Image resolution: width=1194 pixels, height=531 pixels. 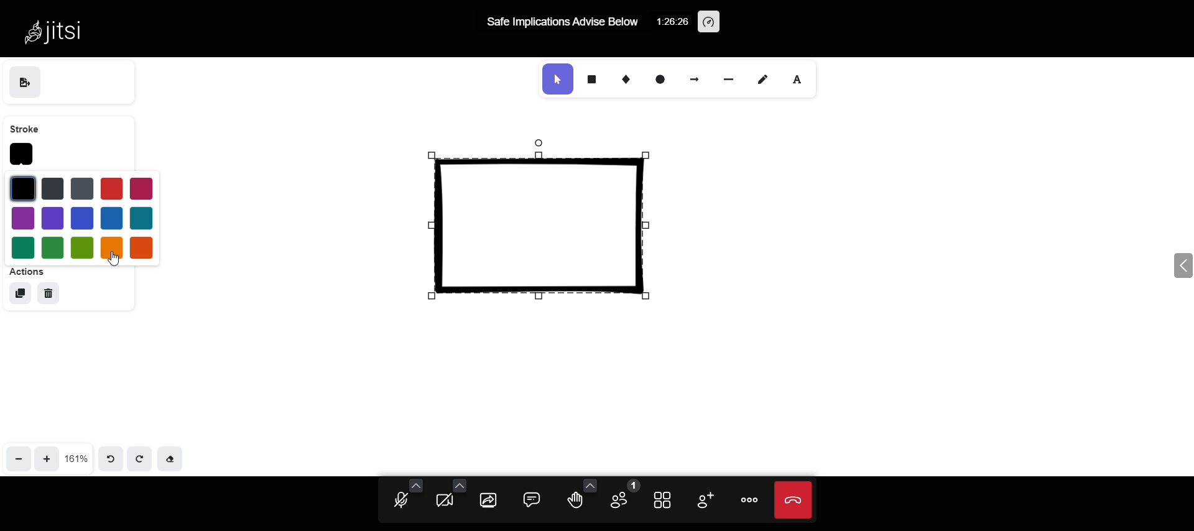 I want to click on purple 2, so click(x=53, y=219).